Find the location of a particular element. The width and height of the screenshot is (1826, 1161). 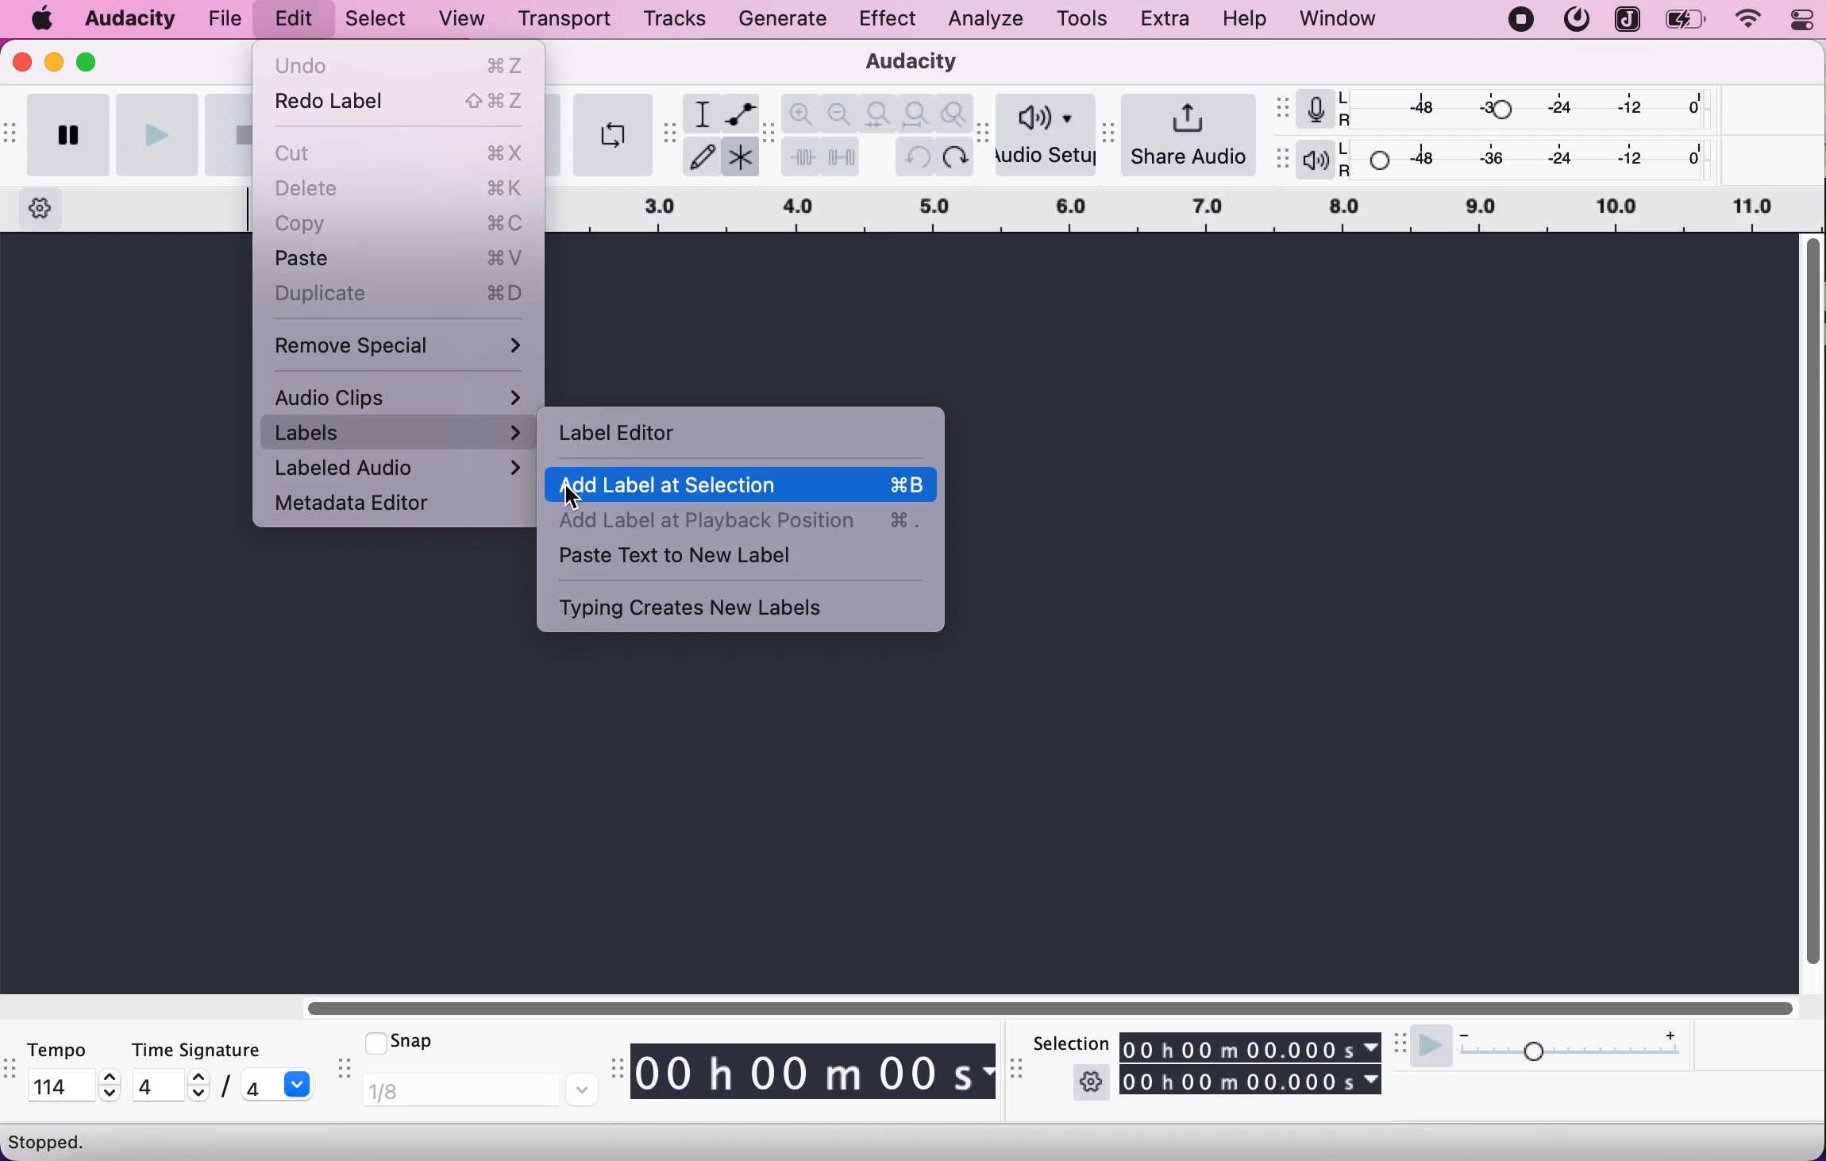

checkmark is located at coordinates (373, 1041).